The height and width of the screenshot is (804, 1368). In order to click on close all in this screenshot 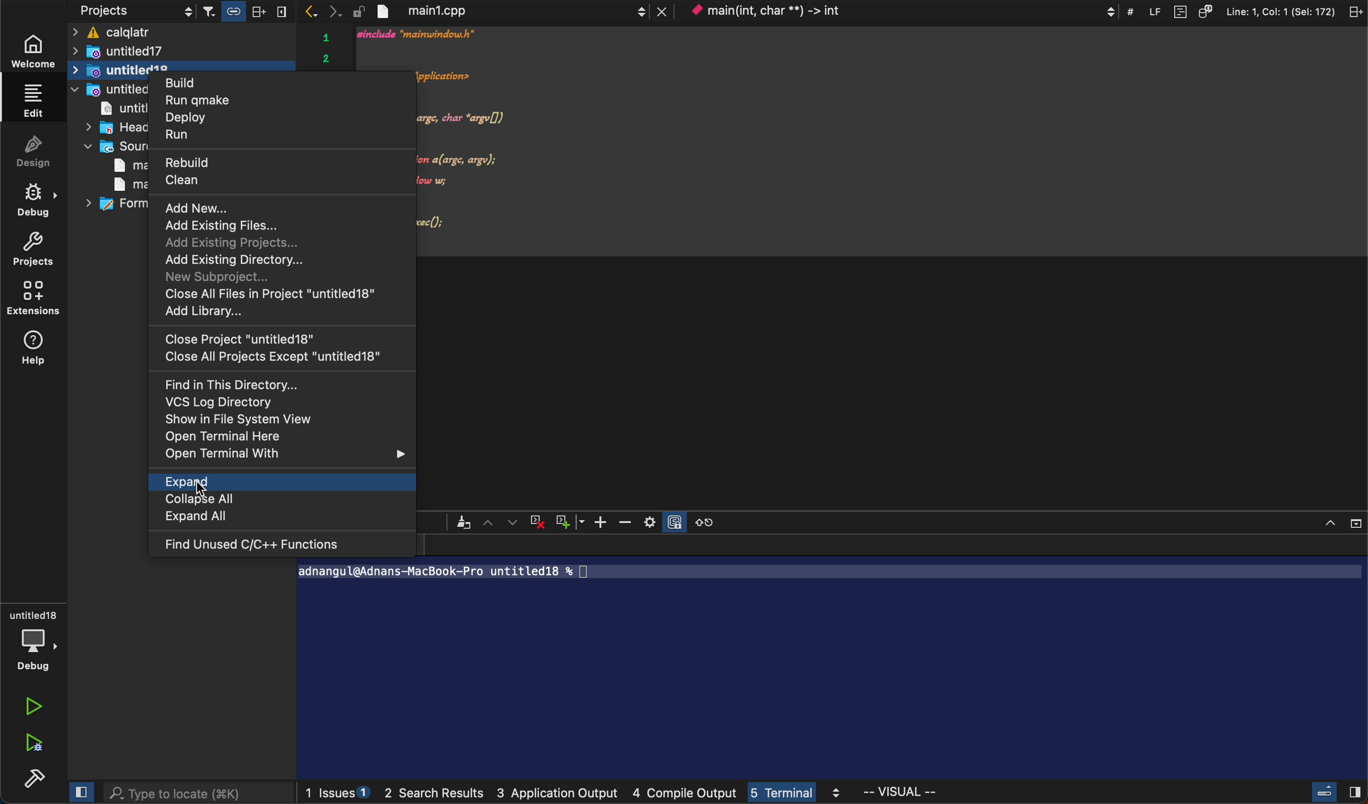, I will do `click(270, 295)`.